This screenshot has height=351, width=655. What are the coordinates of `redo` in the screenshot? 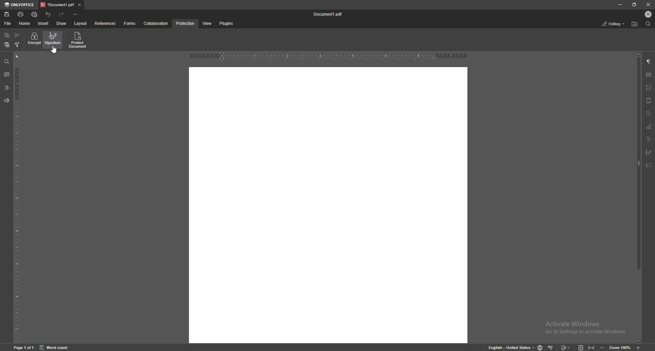 It's located at (62, 14).